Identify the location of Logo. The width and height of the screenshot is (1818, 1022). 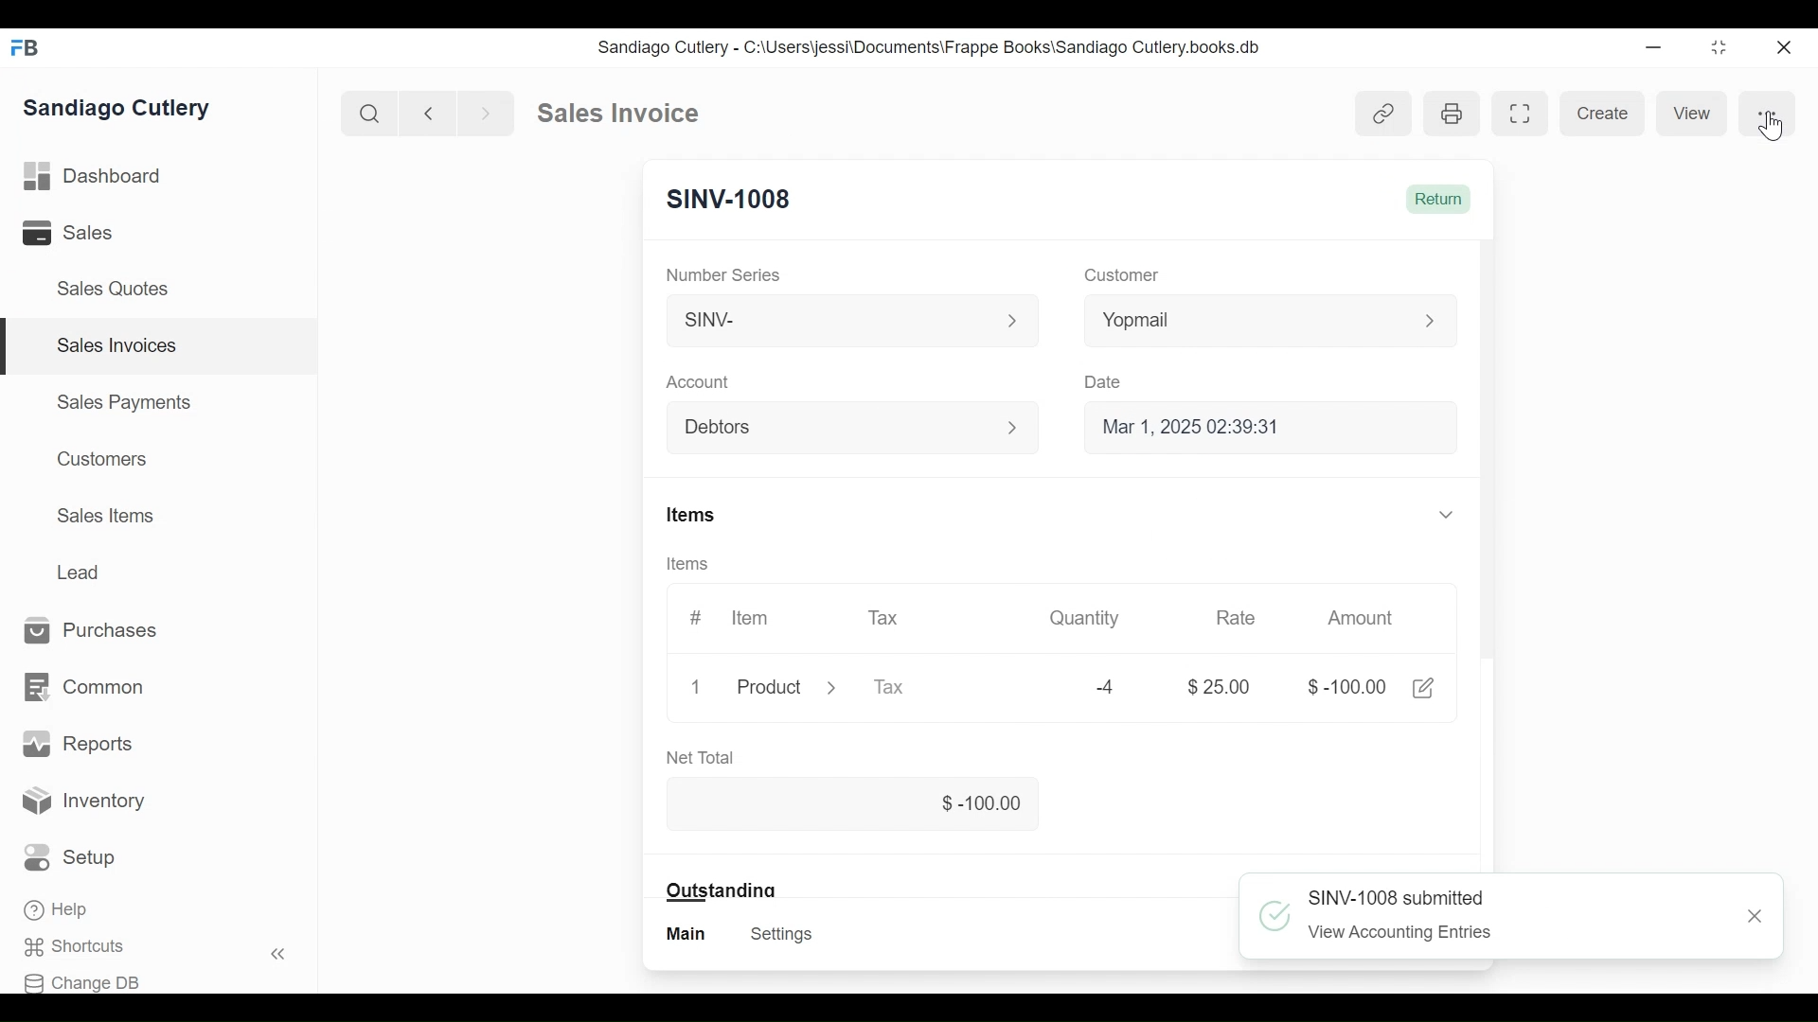
(1276, 916).